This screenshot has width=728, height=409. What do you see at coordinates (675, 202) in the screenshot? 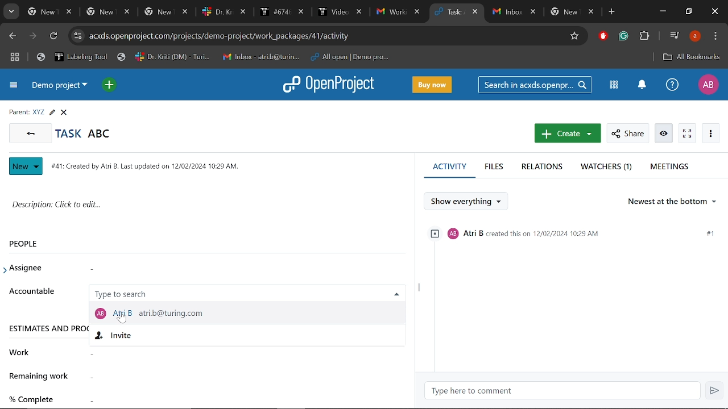
I see `Ordering` at bounding box center [675, 202].